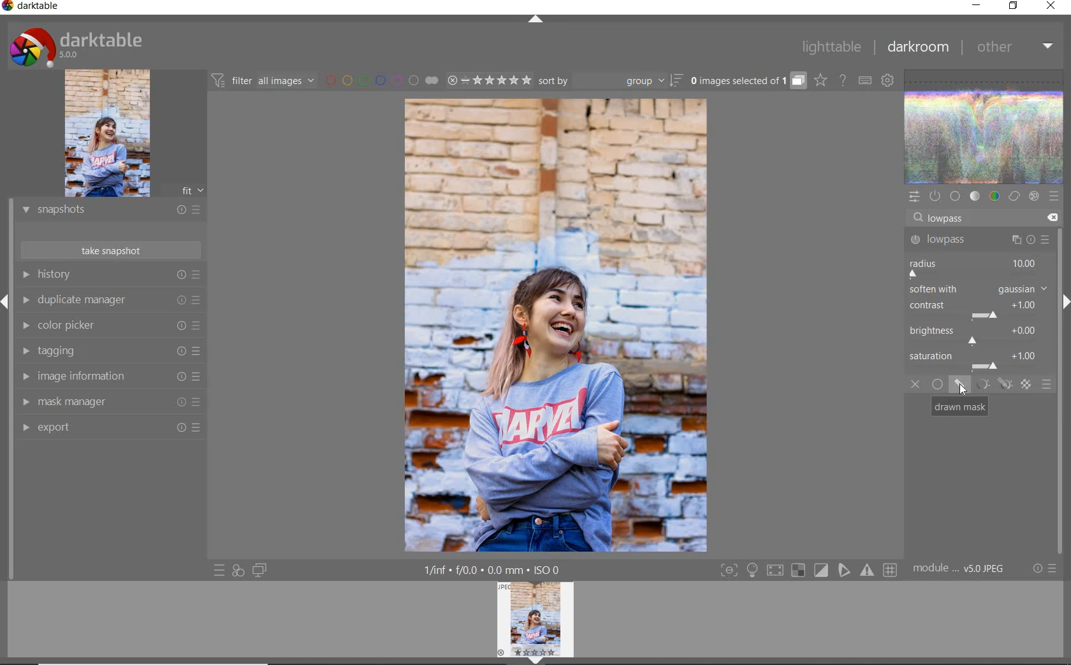 The image size is (1071, 665). What do you see at coordinates (959, 406) in the screenshot?
I see `drawn mask` at bounding box center [959, 406].